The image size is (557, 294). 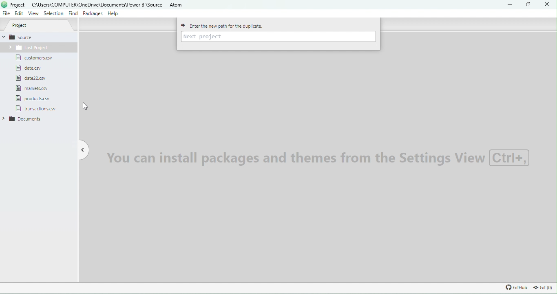 What do you see at coordinates (515, 287) in the screenshot?
I see `GitHub` at bounding box center [515, 287].